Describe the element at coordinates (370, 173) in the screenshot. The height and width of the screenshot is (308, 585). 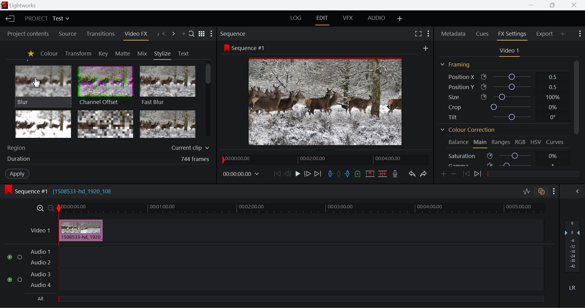
I see `Remove Marked Section` at that location.